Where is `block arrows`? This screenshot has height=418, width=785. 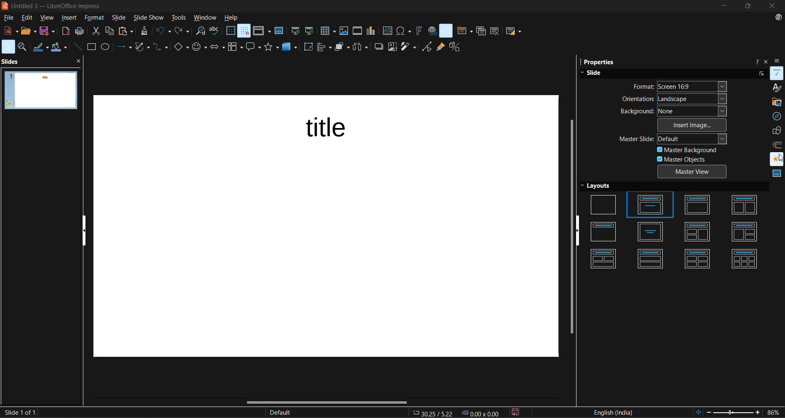 block arrows is located at coordinates (219, 48).